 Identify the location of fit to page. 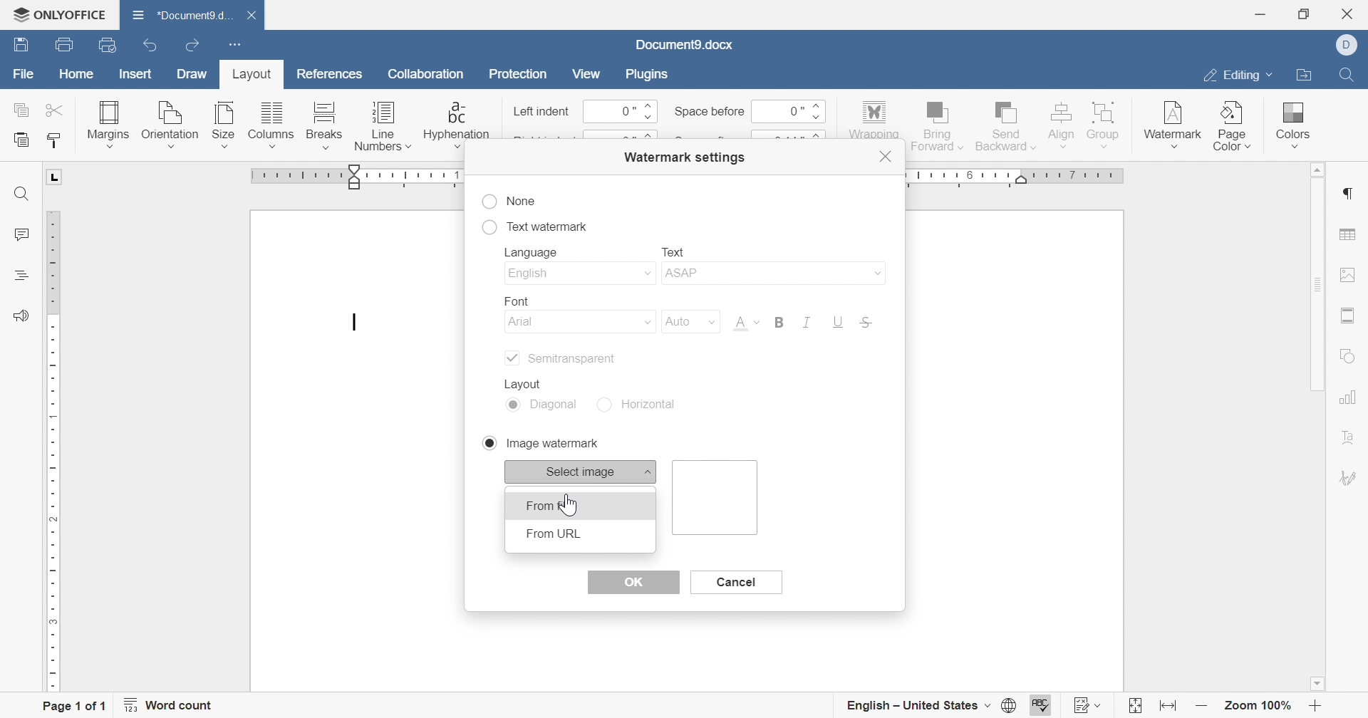
(1134, 708).